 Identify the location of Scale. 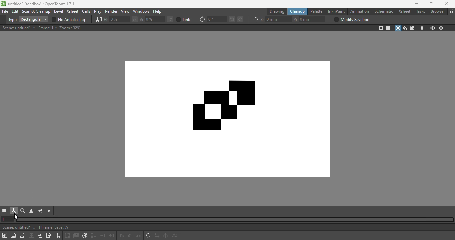
(98, 20).